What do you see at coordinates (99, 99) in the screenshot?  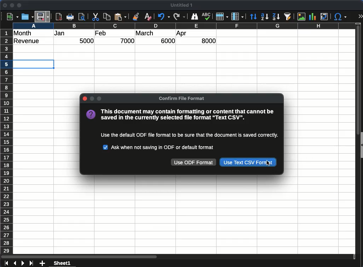 I see `Maximize` at bounding box center [99, 99].